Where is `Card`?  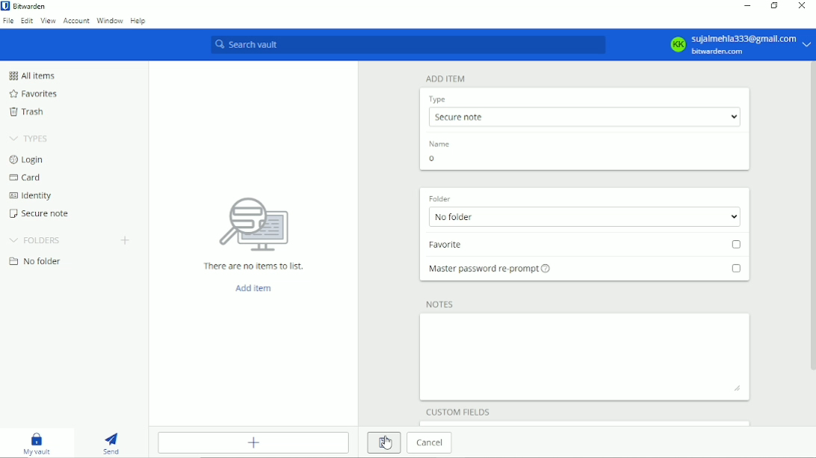 Card is located at coordinates (25, 178).